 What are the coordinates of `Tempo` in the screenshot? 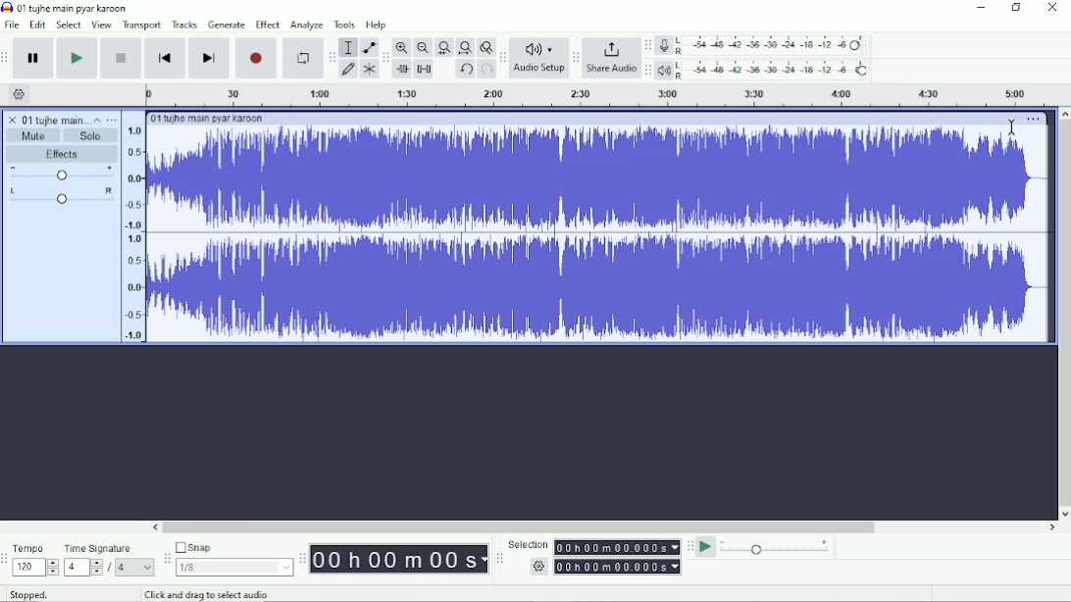 It's located at (36, 546).